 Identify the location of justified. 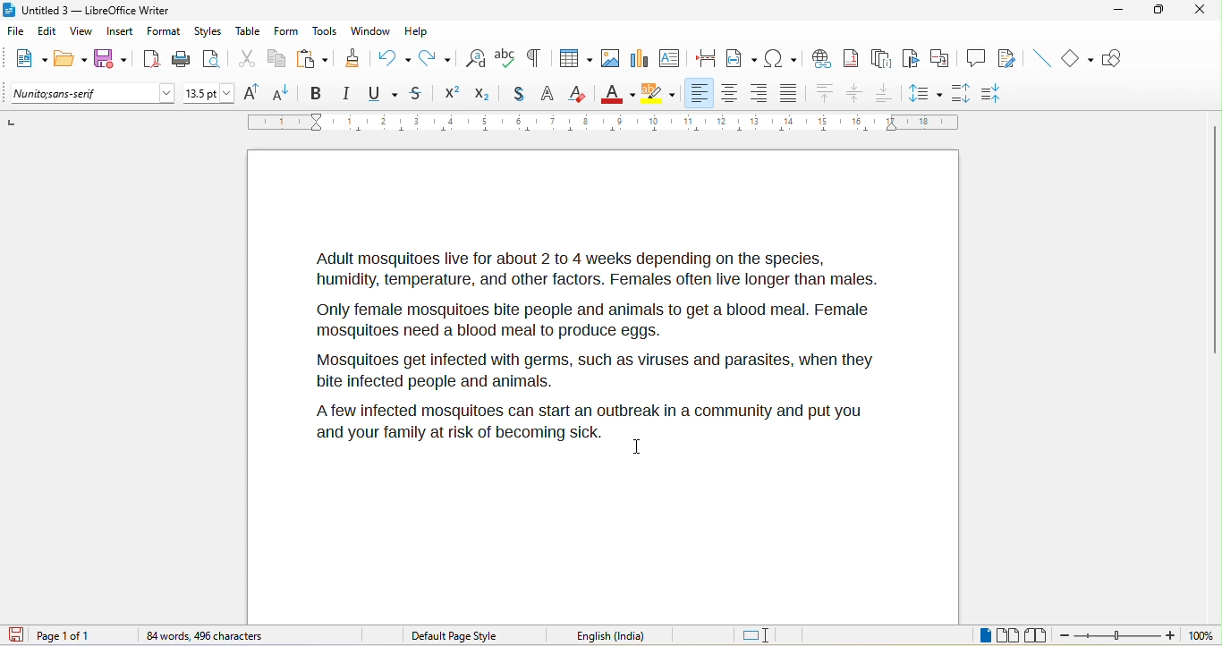
(792, 91).